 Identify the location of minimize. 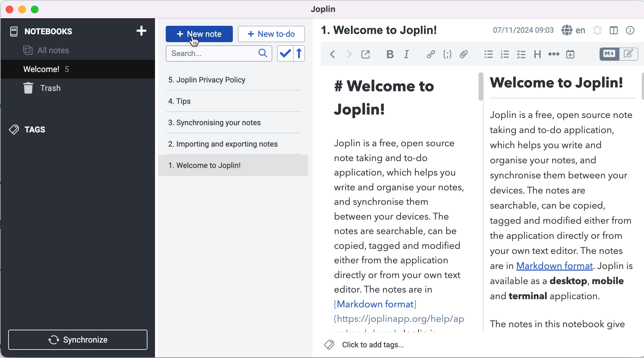
(22, 9).